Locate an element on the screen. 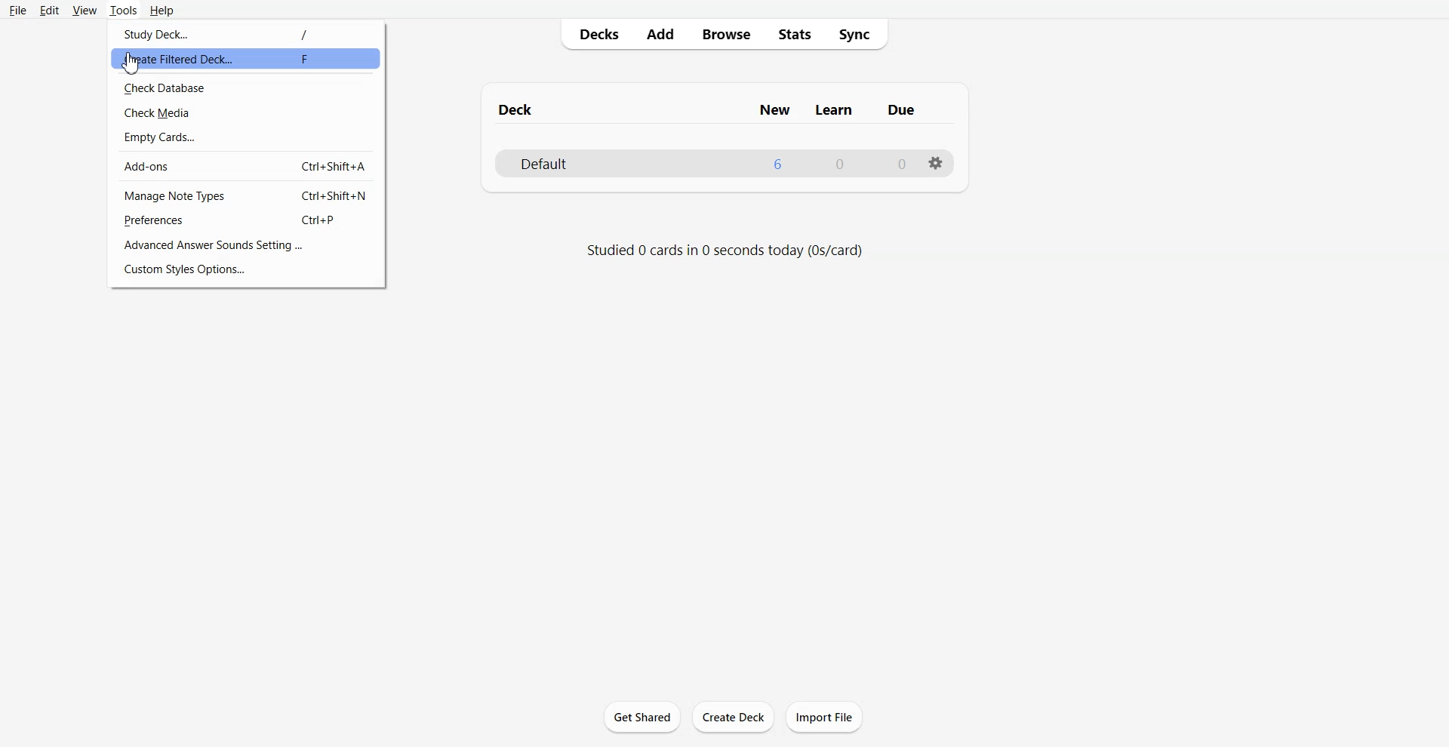 This screenshot has height=747, width=1449. Sync is located at coordinates (859, 35).